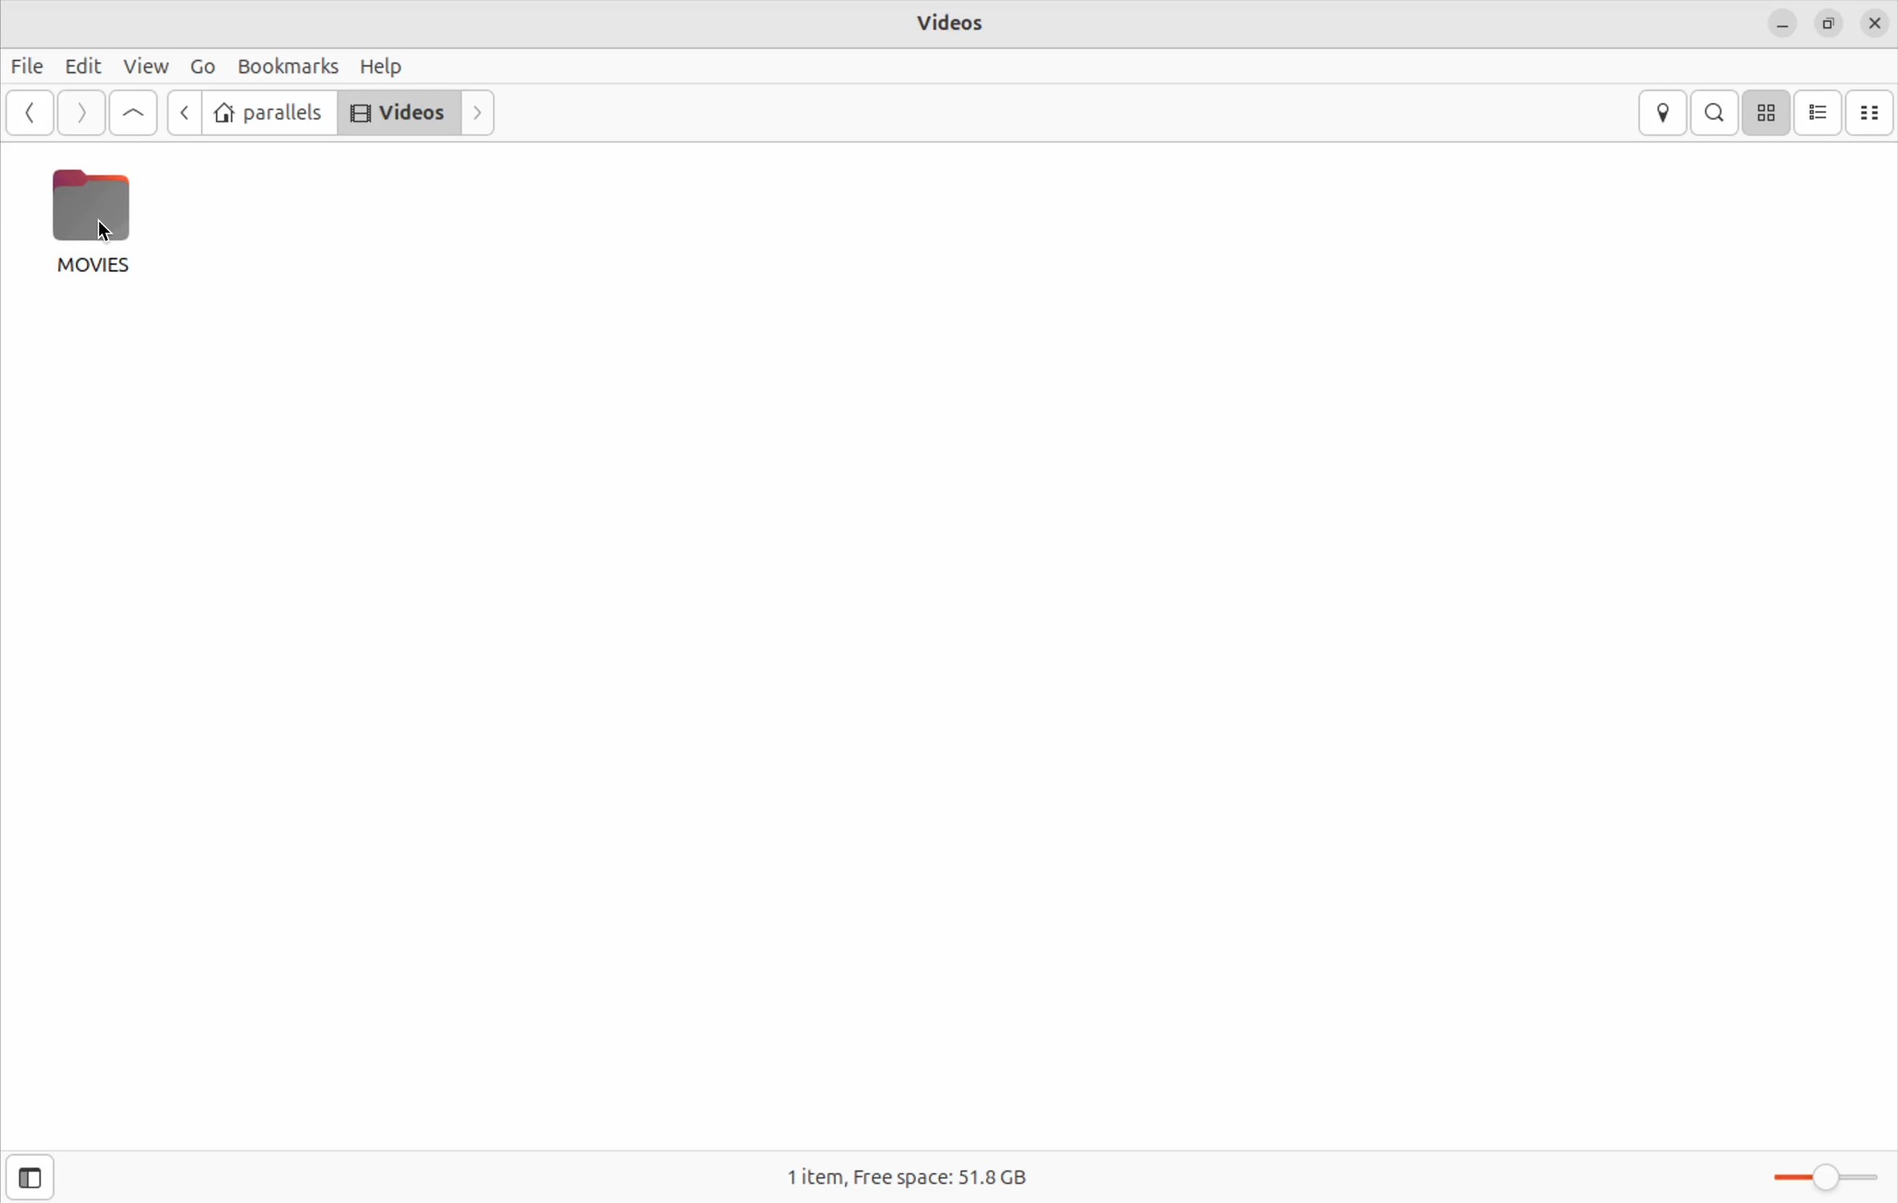  I want to click on View, so click(143, 66).